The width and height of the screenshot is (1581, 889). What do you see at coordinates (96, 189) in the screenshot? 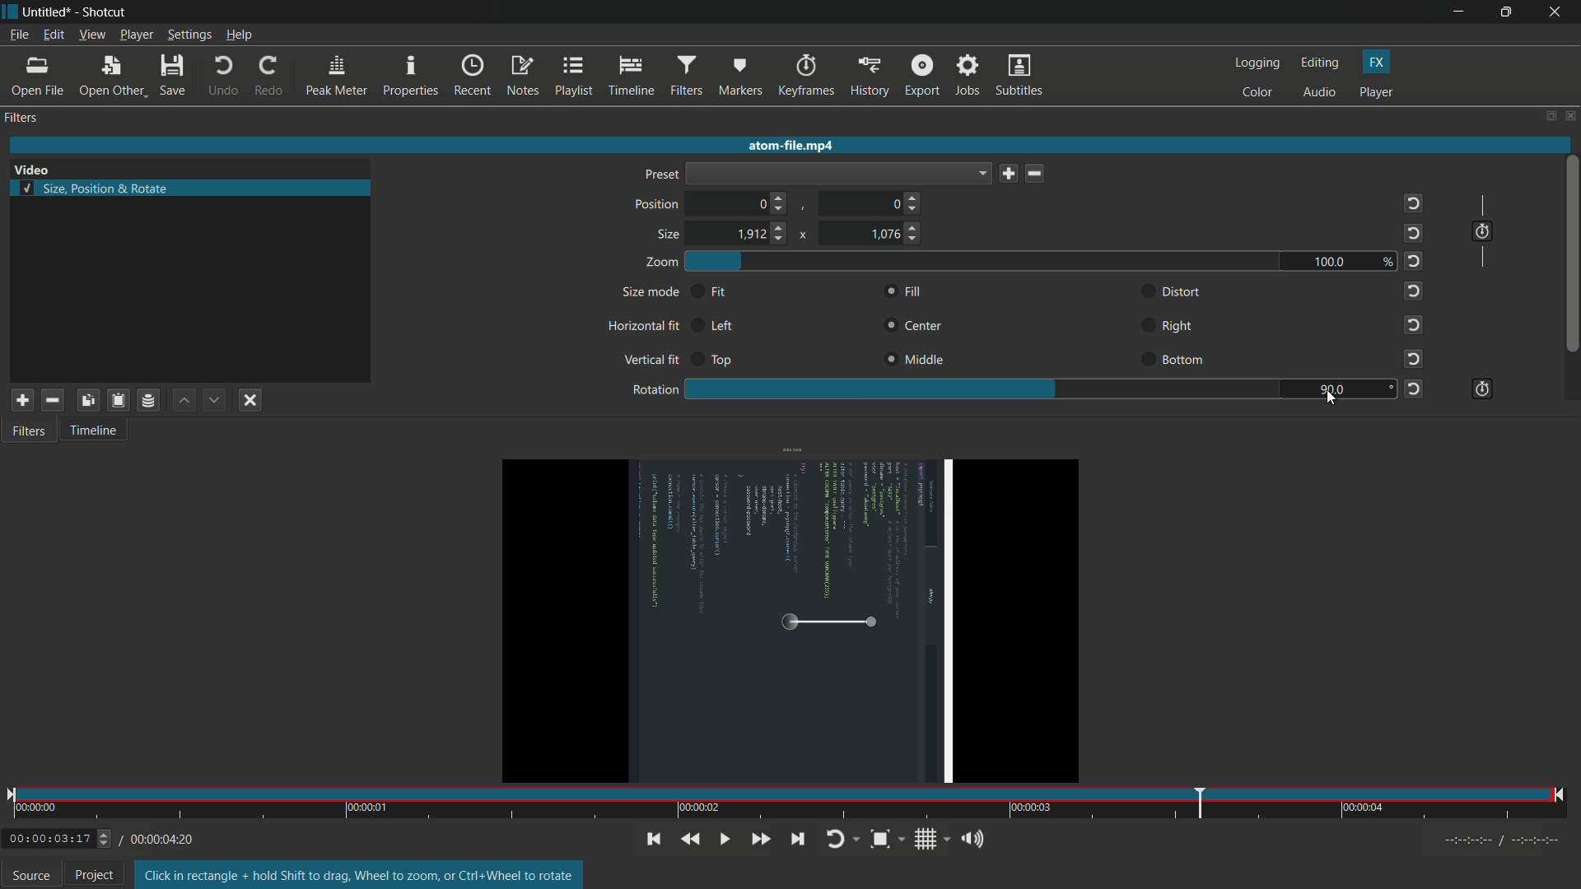
I see `size, position and rotate` at bounding box center [96, 189].